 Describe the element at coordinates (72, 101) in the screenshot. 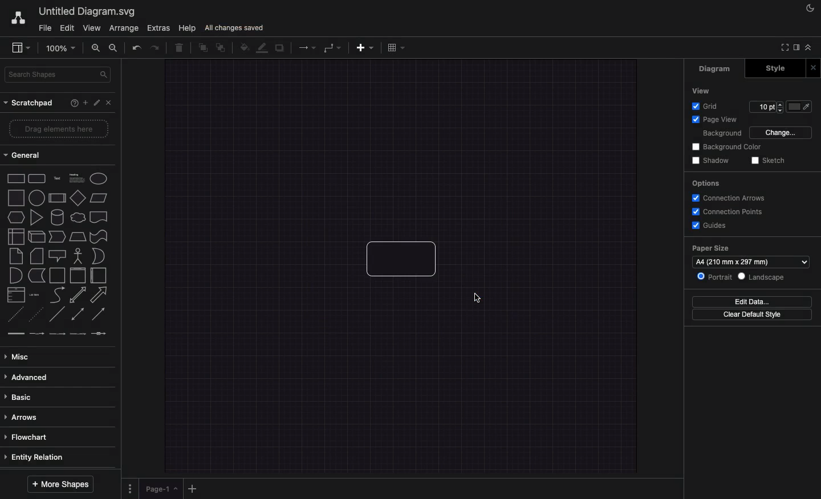

I see `Help` at that location.